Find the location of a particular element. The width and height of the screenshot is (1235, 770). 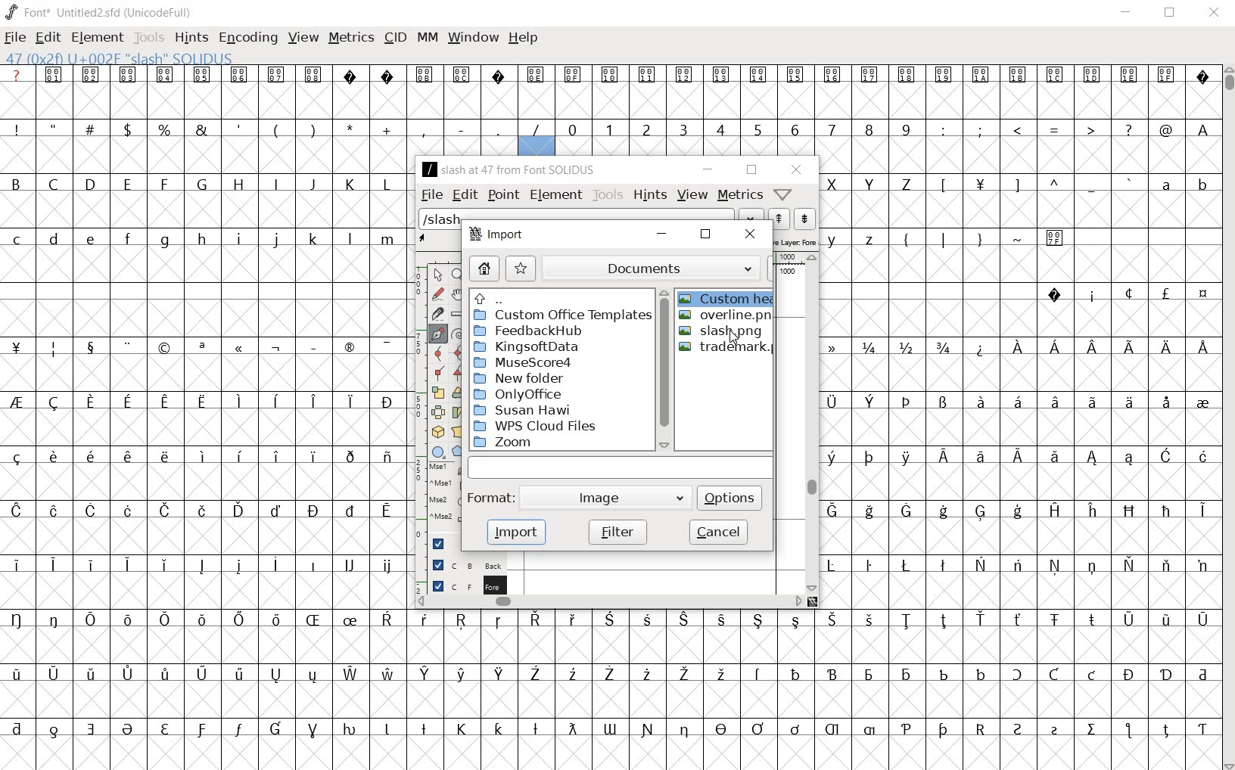

scroll by hand is located at coordinates (456, 295).